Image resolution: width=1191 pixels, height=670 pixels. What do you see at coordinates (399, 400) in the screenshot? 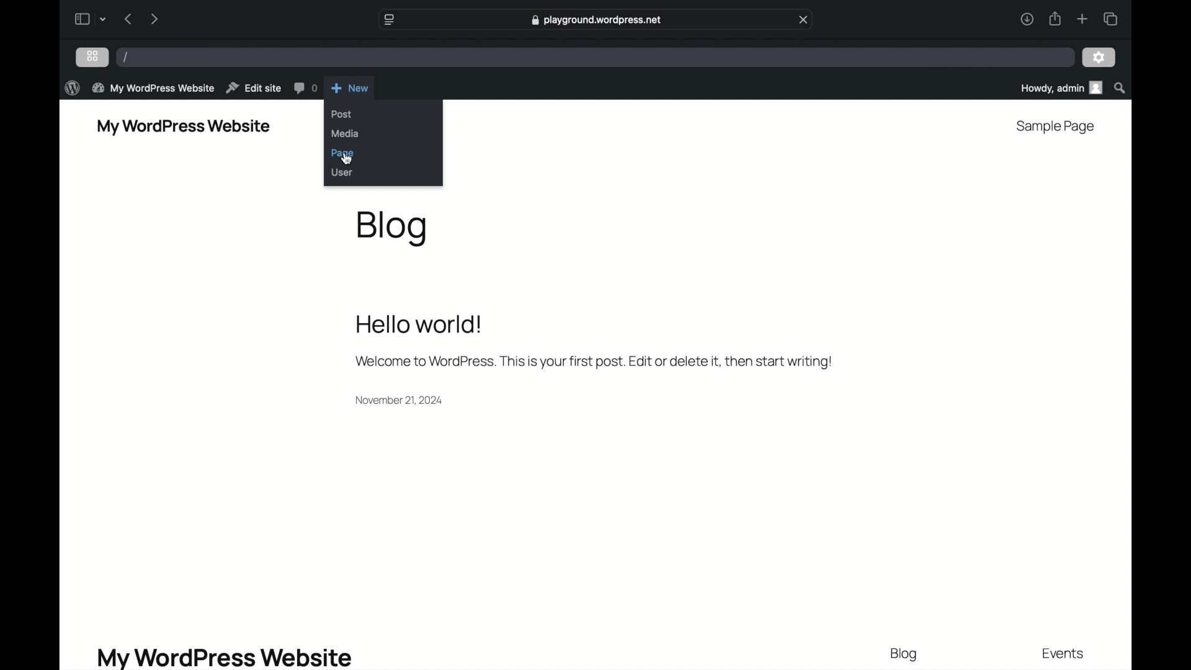
I see `date` at bounding box center [399, 400].